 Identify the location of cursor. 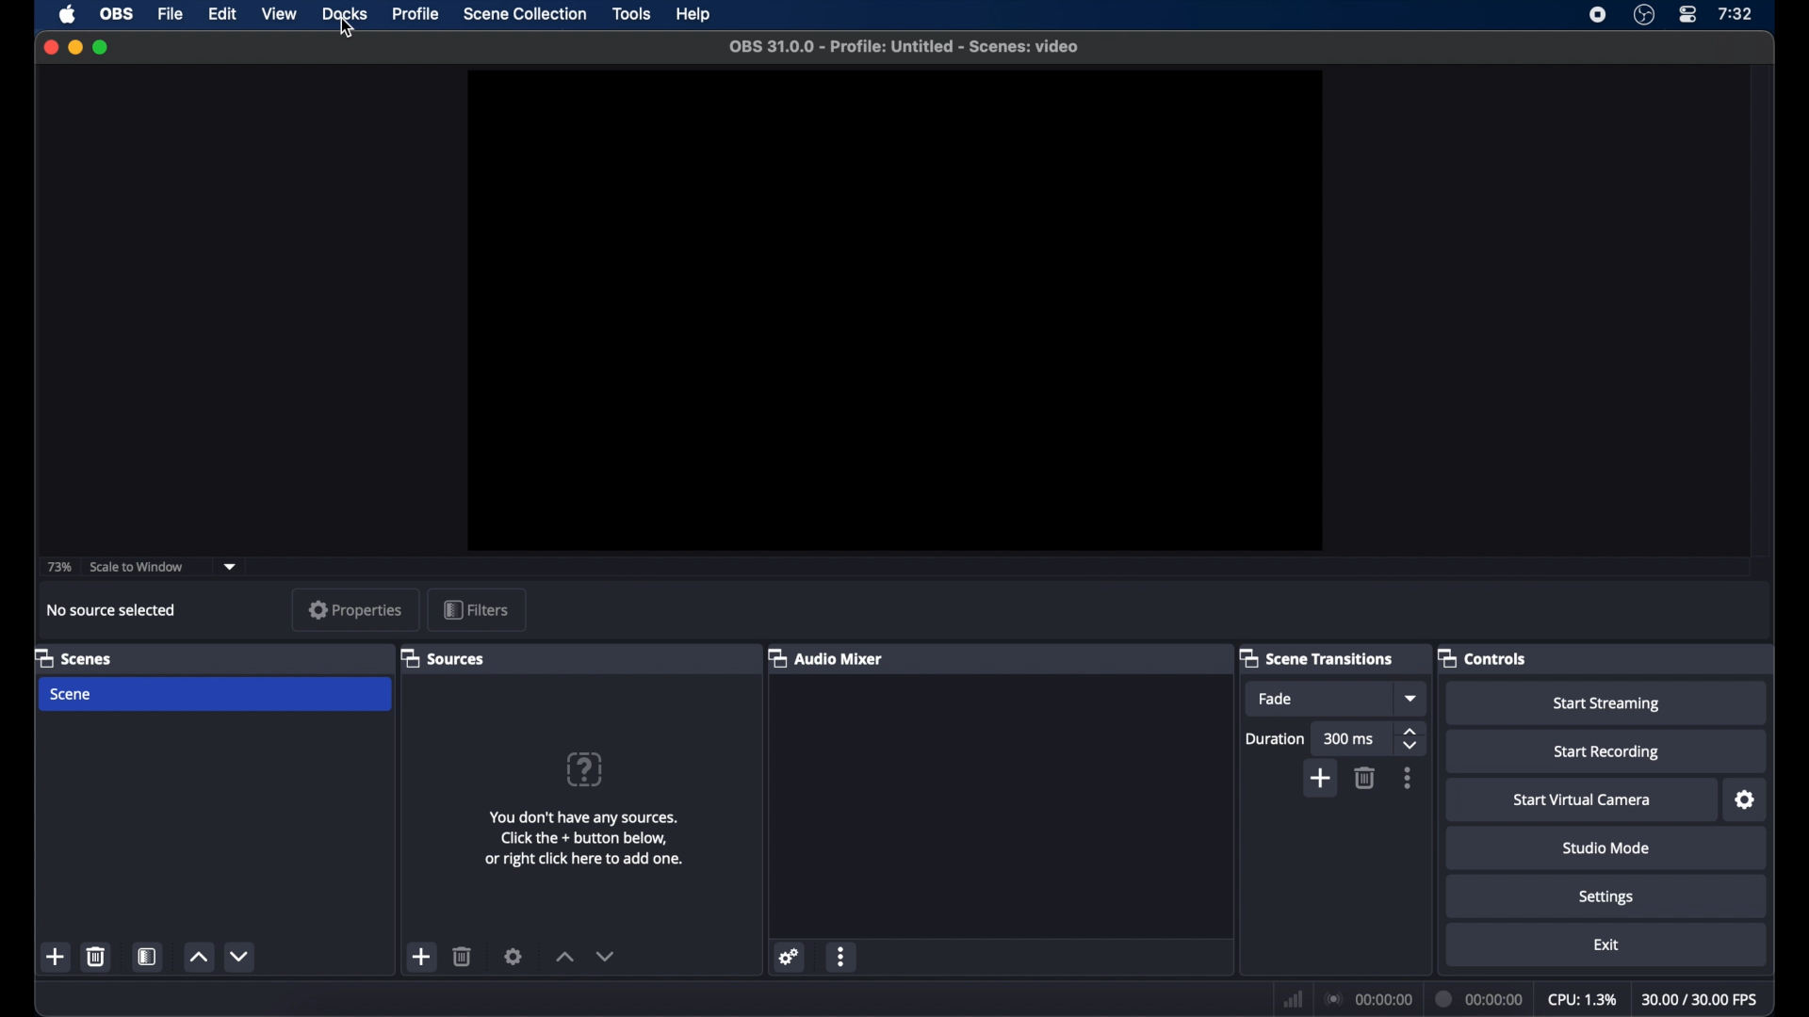
(346, 30).